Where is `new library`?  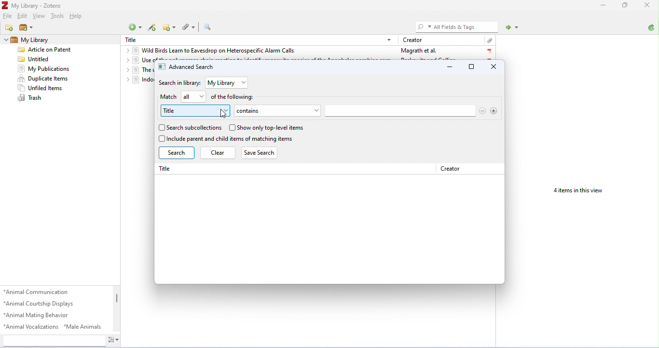
new library is located at coordinates (27, 28).